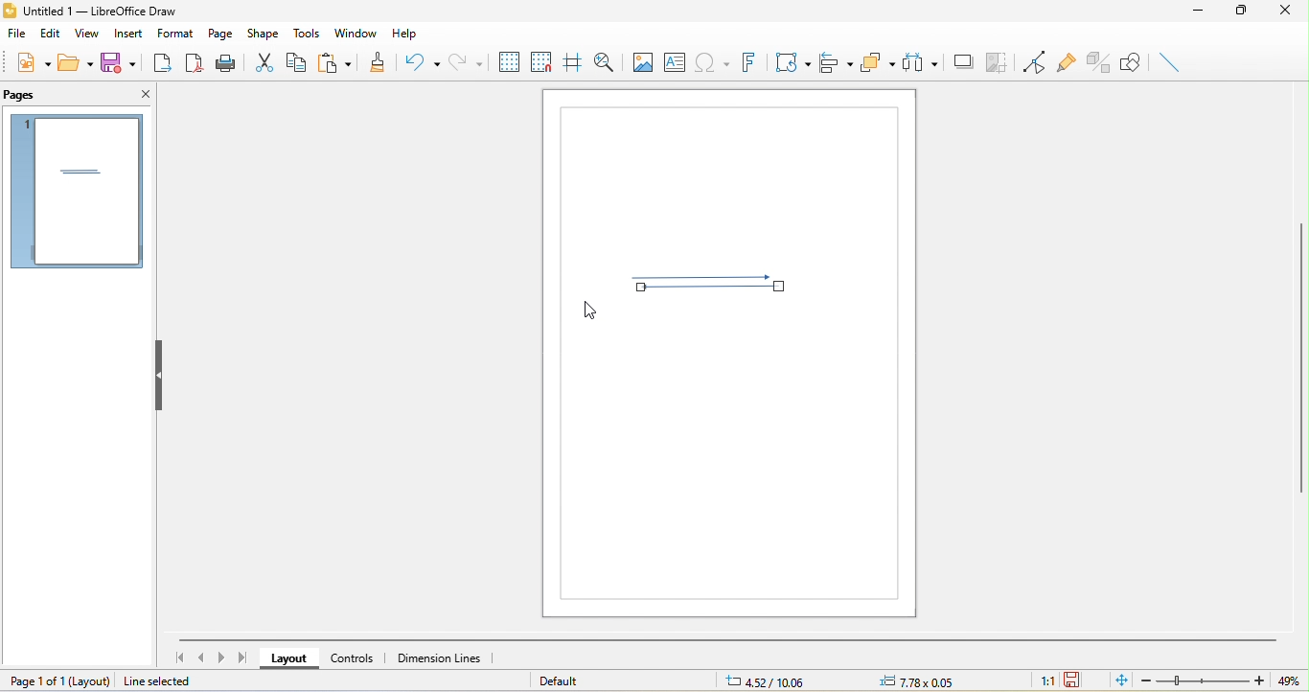  What do you see at coordinates (571, 58) in the screenshot?
I see `helping while moving` at bounding box center [571, 58].